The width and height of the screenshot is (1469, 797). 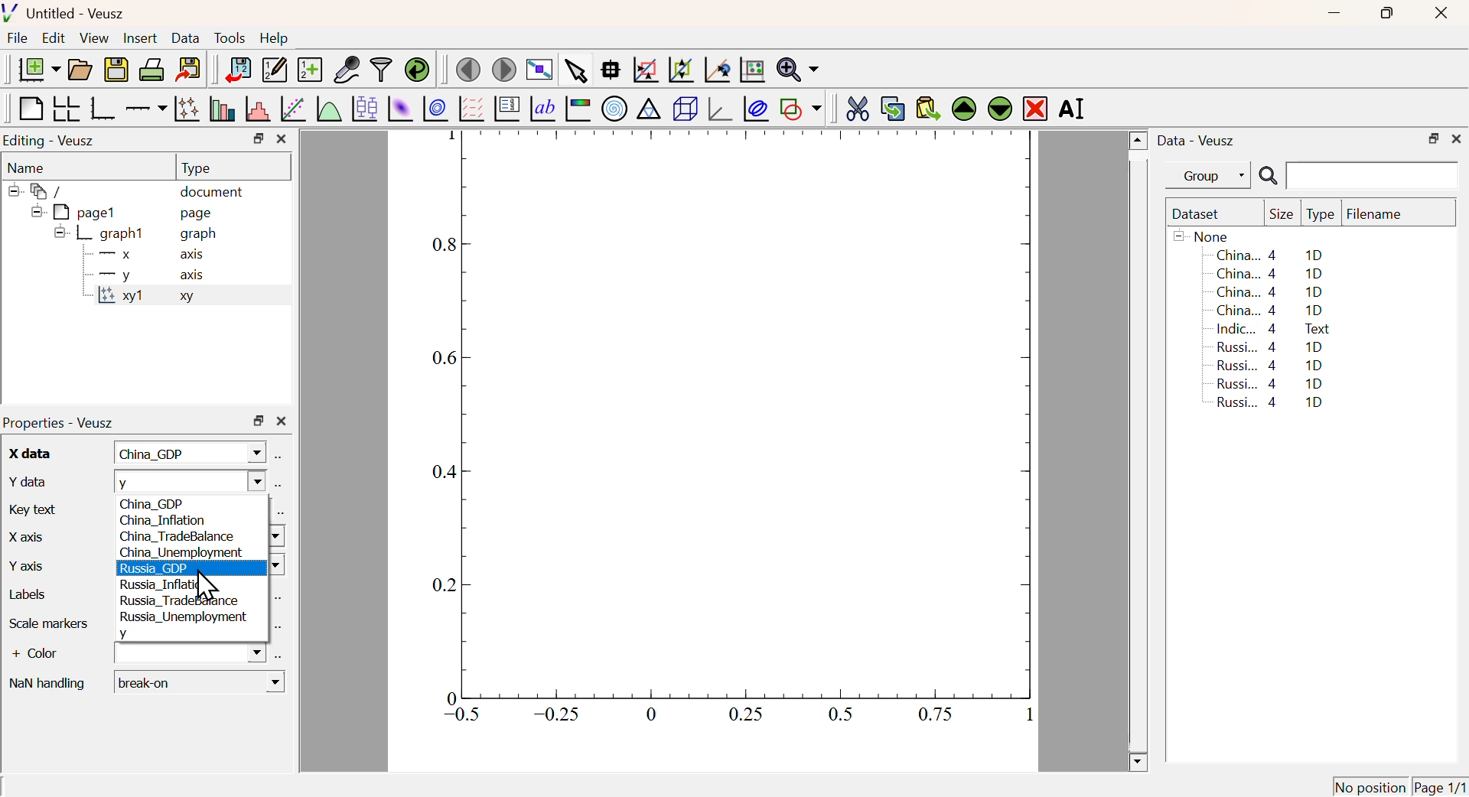 What do you see at coordinates (928, 108) in the screenshot?
I see `Paste from Clipboard` at bounding box center [928, 108].